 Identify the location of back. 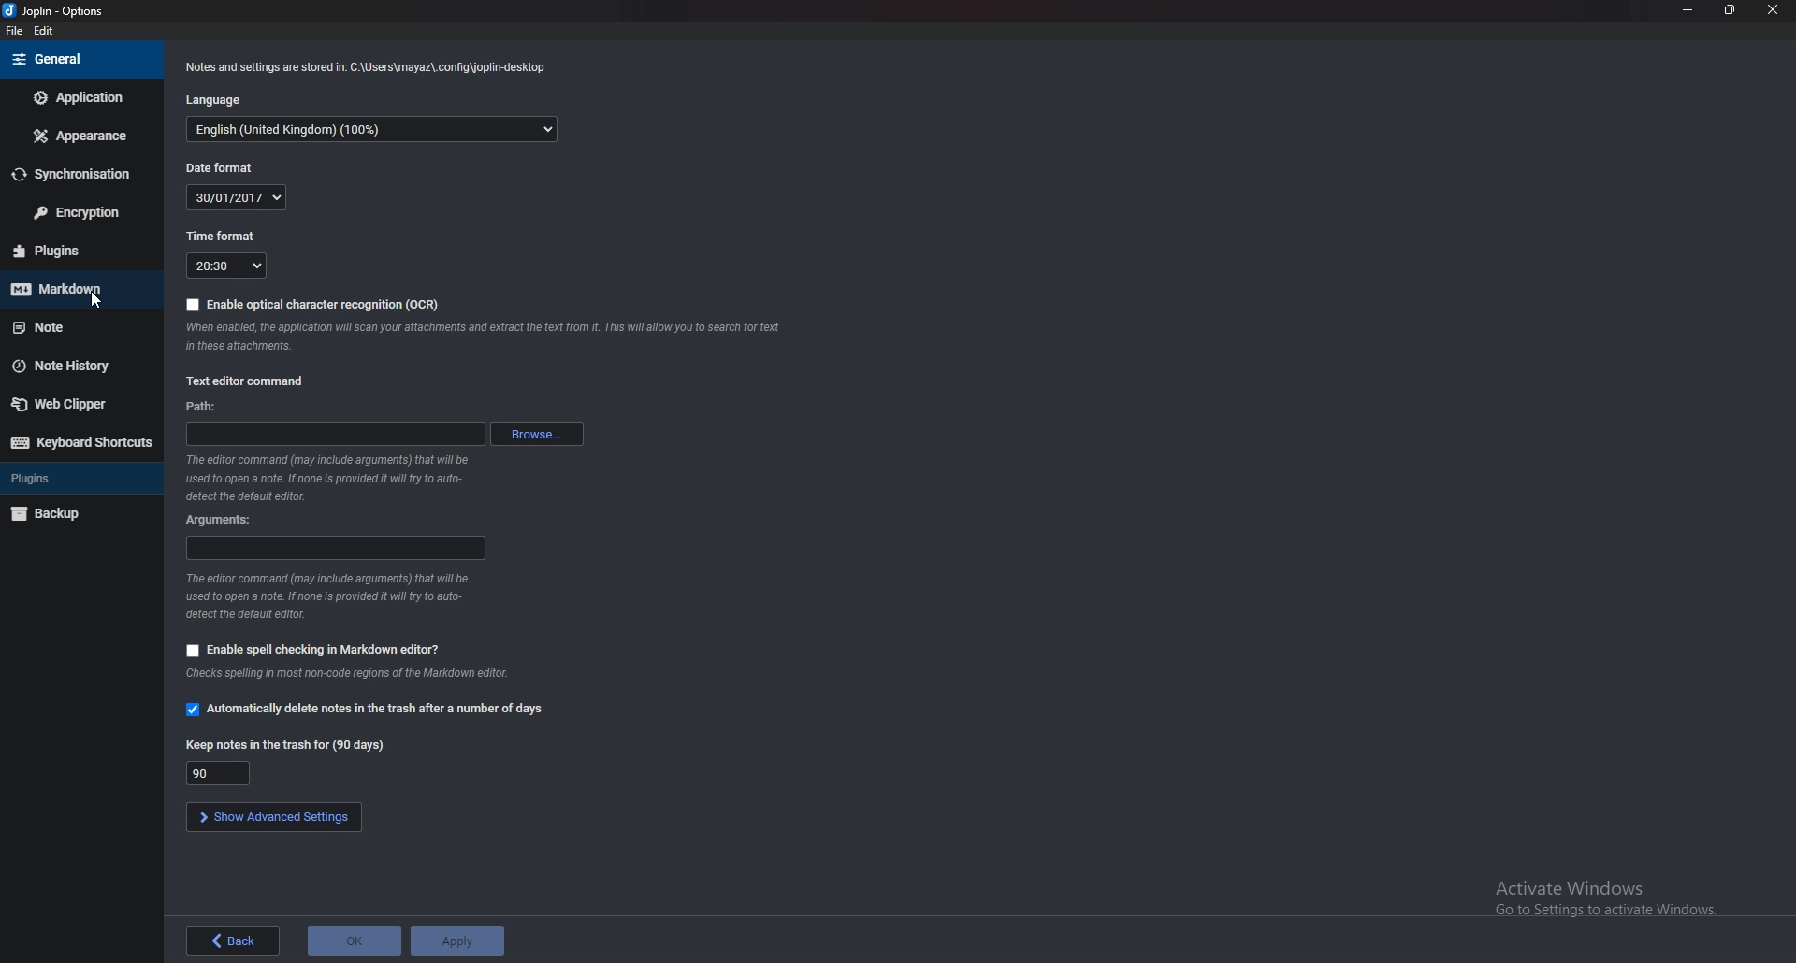
(233, 942).